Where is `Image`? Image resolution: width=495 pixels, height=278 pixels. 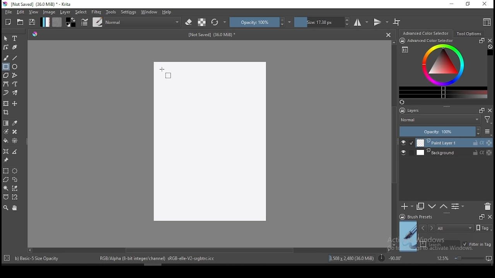 Image is located at coordinates (209, 142).